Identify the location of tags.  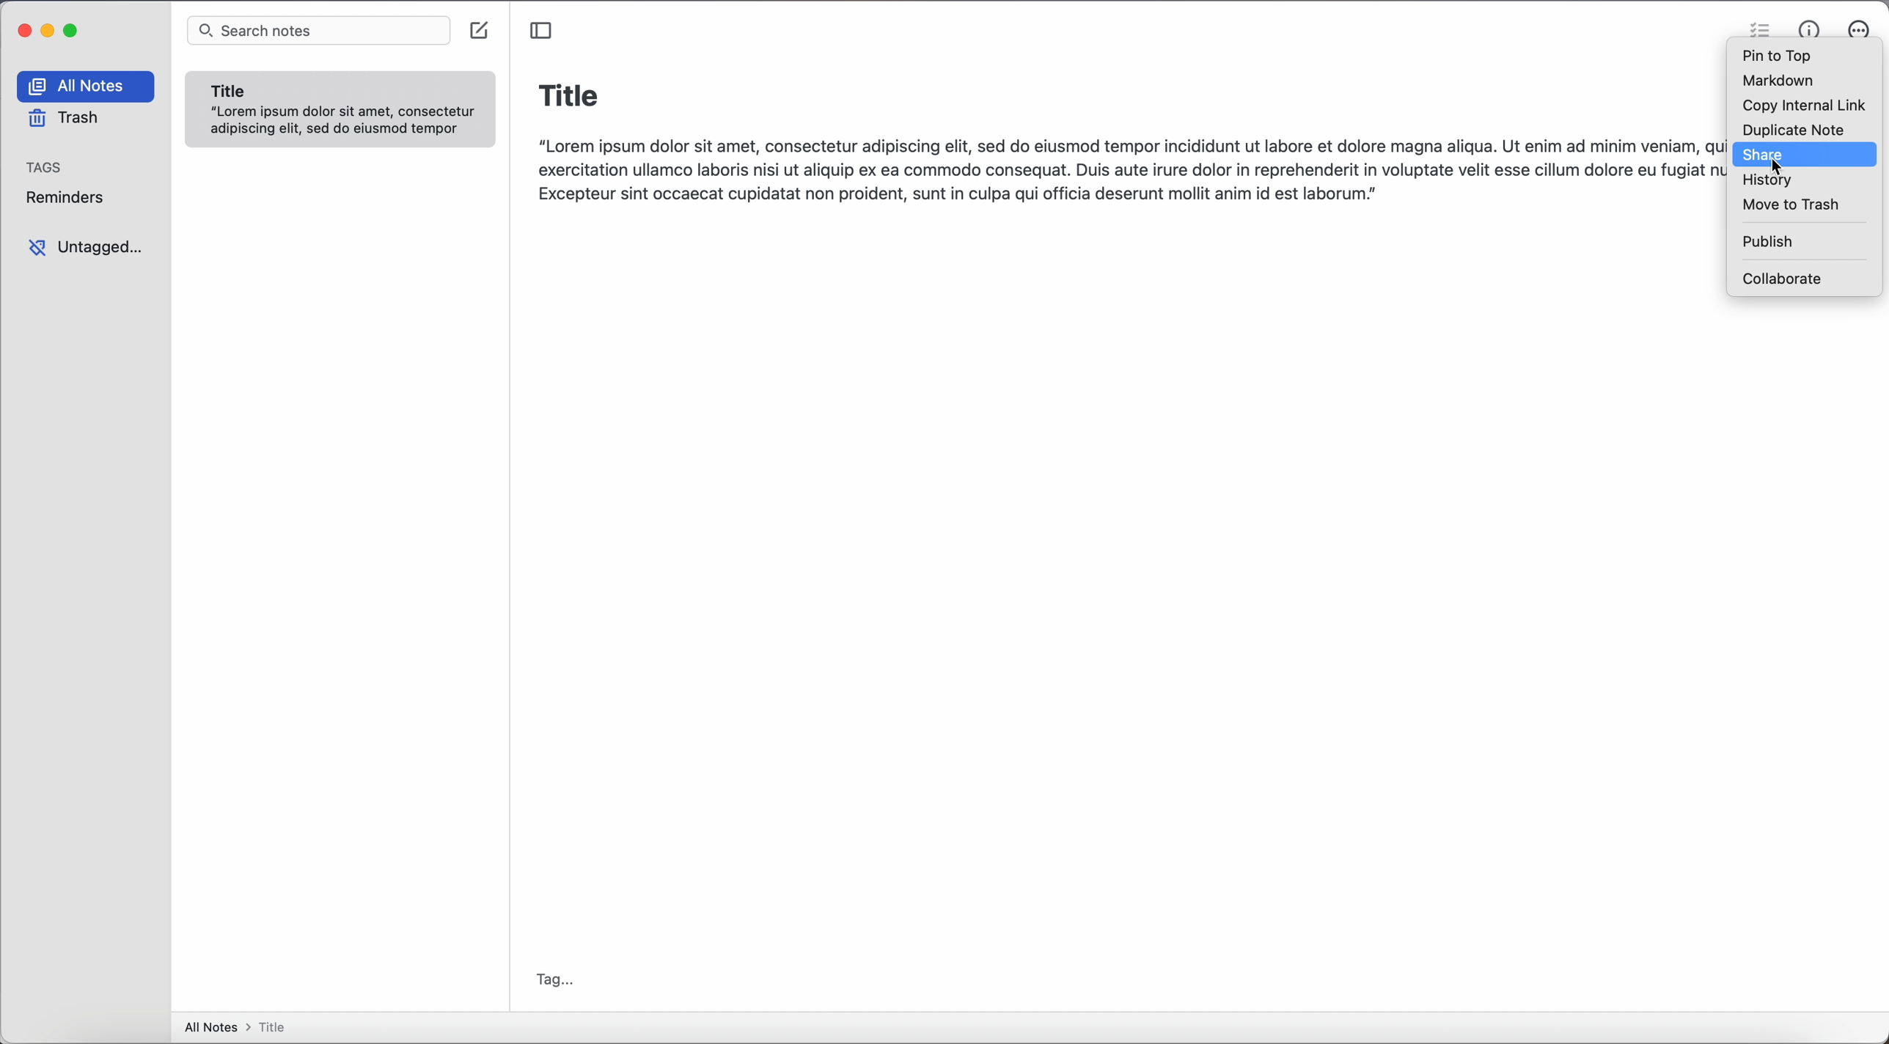
(47, 166).